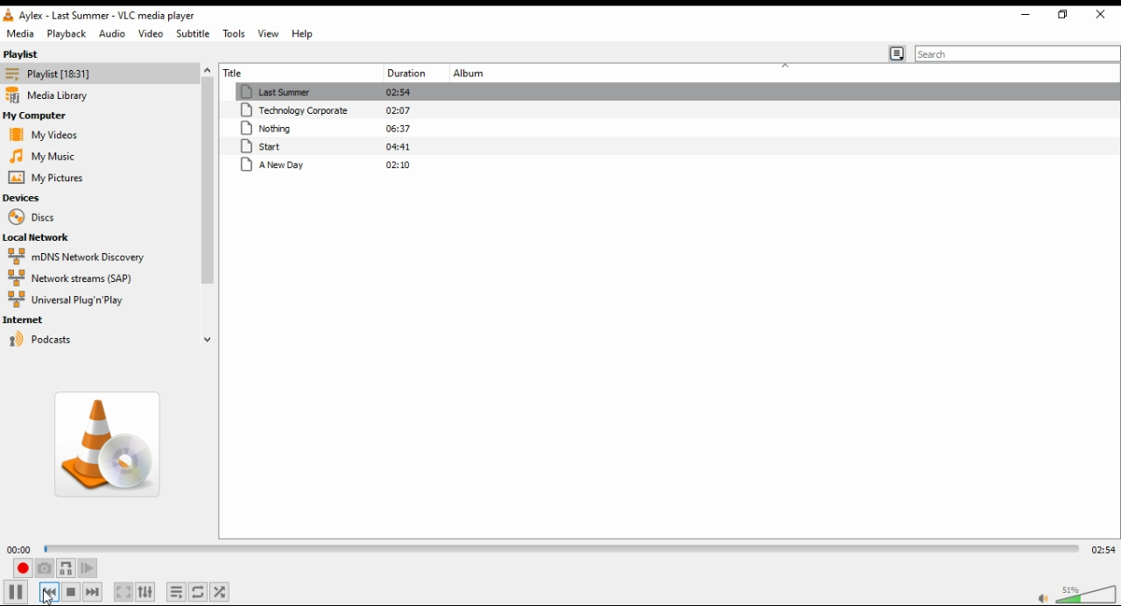  Describe the element at coordinates (69, 300) in the screenshot. I see `universal plug 'n play` at that location.